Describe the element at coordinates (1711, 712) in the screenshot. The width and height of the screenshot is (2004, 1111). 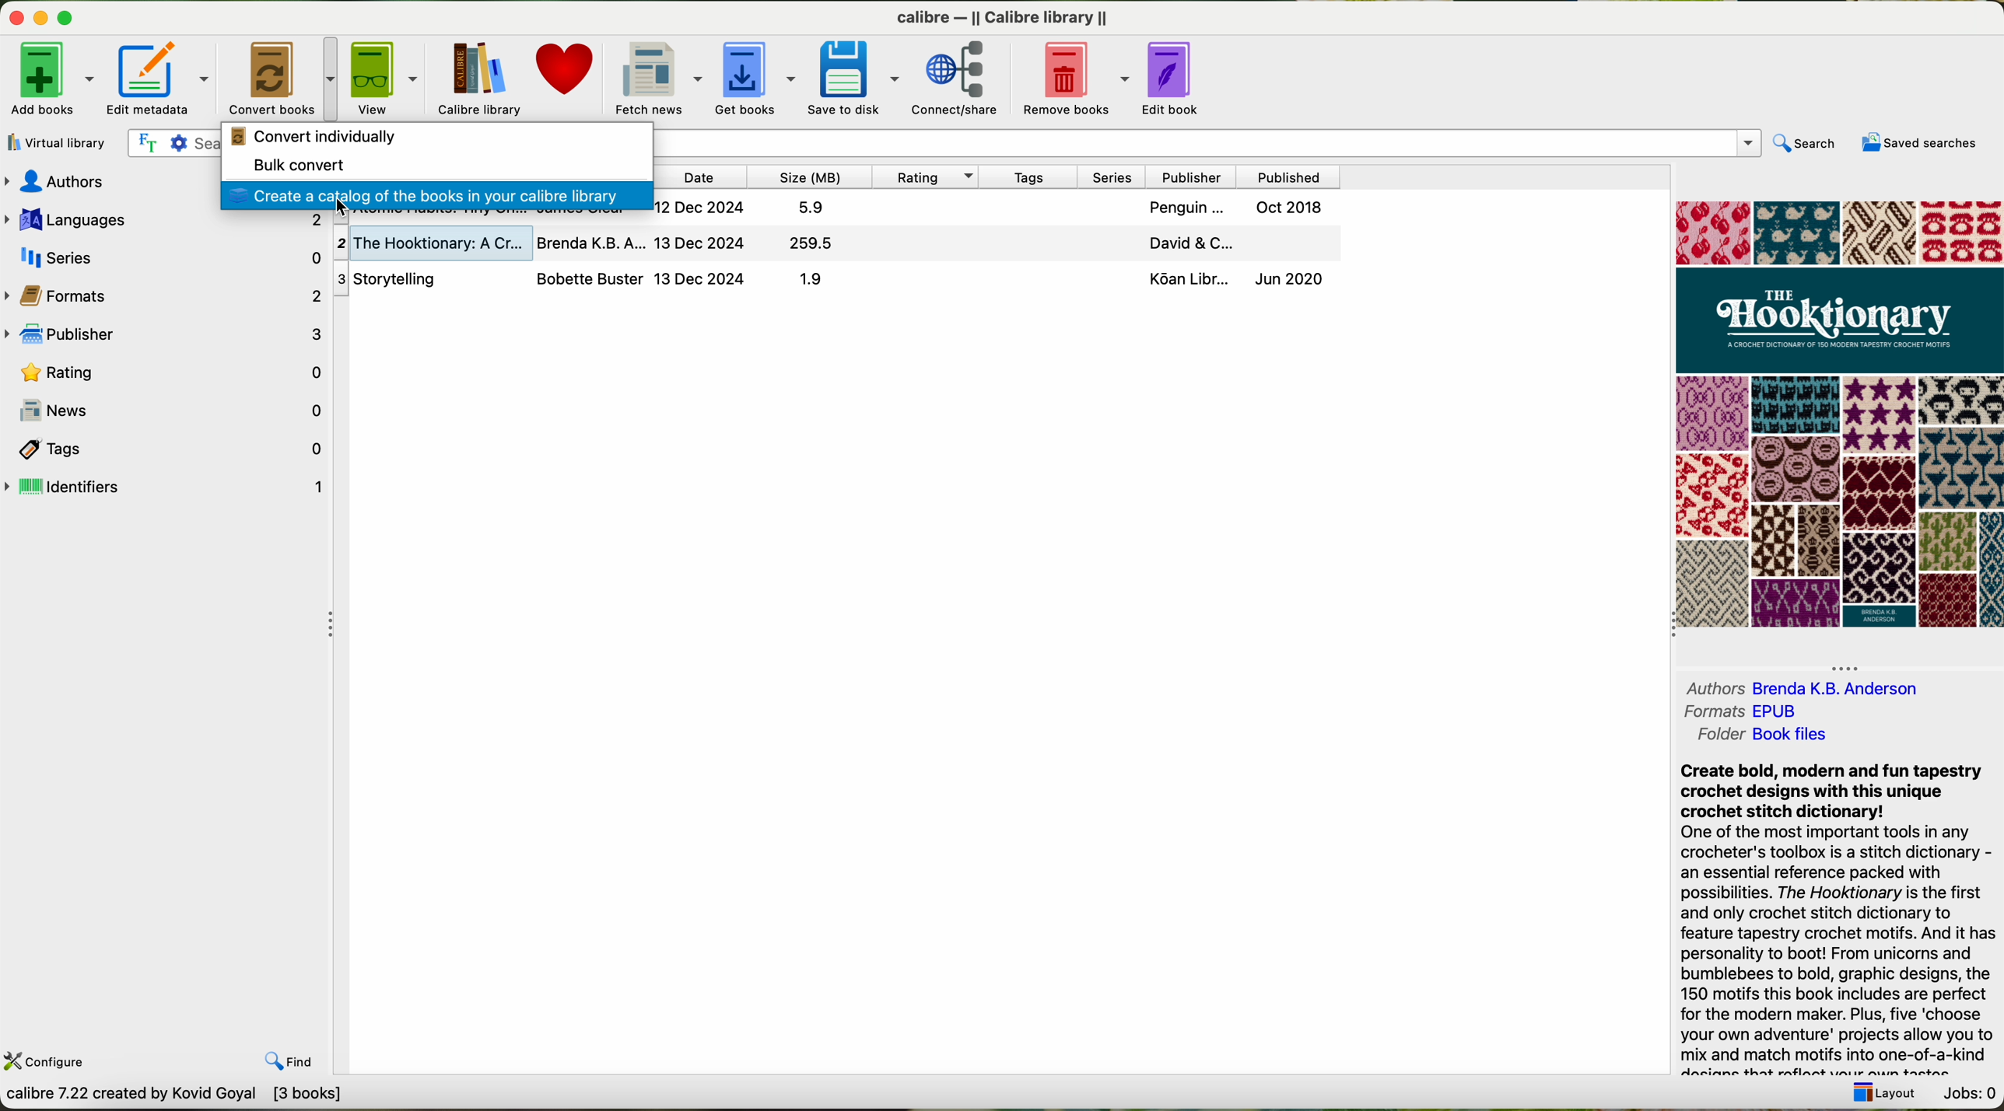
I see `formats` at that location.